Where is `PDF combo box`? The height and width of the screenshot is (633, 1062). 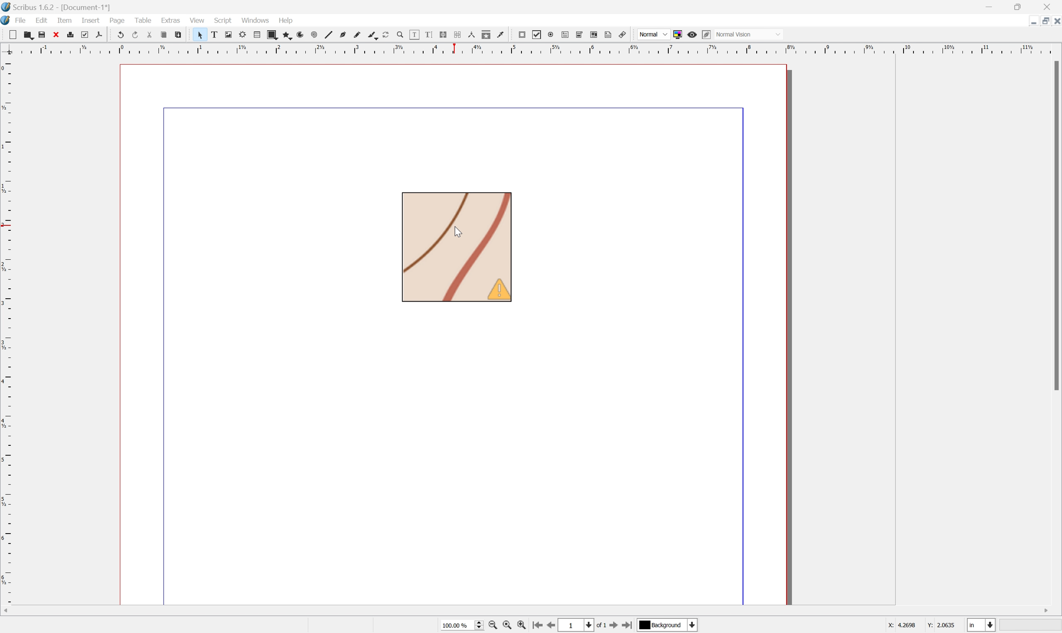
PDF combo box is located at coordinates (582, 35).